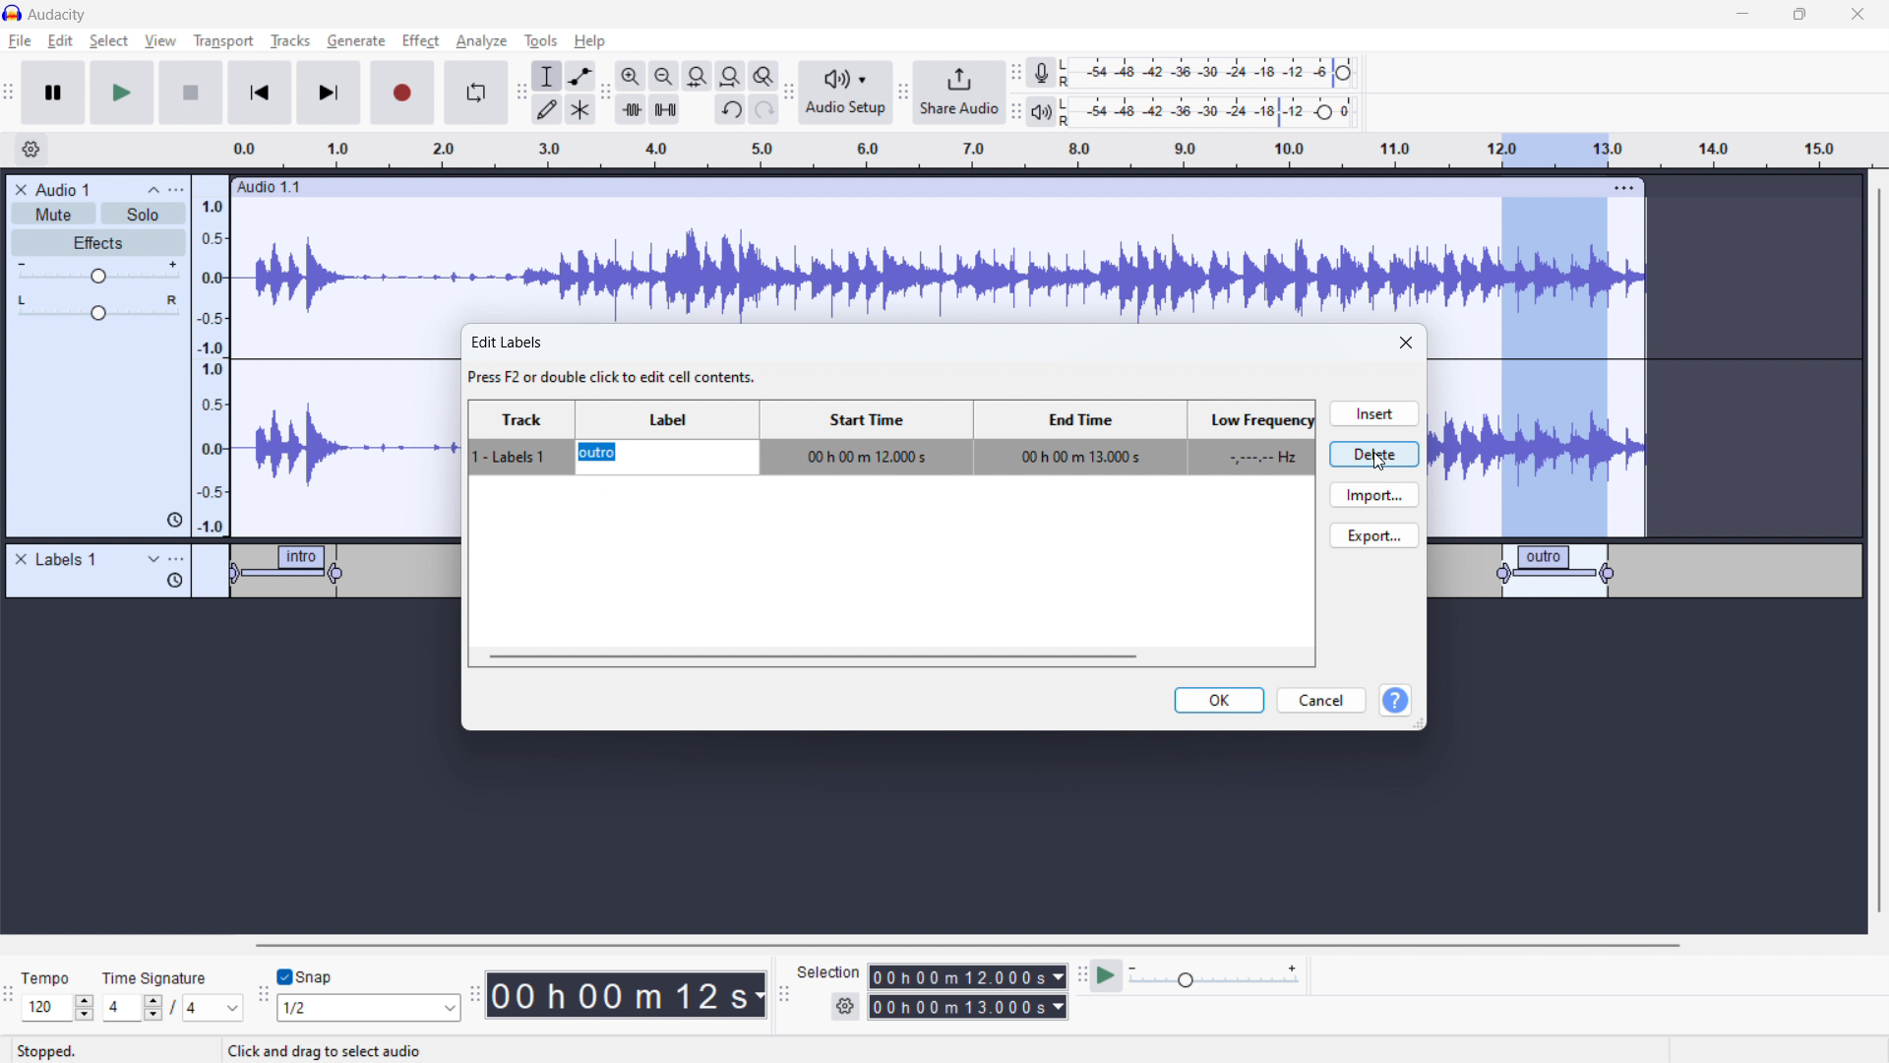  Describe the element at coordinates (1374, 494) in the screenshot. I see `import` at that location.